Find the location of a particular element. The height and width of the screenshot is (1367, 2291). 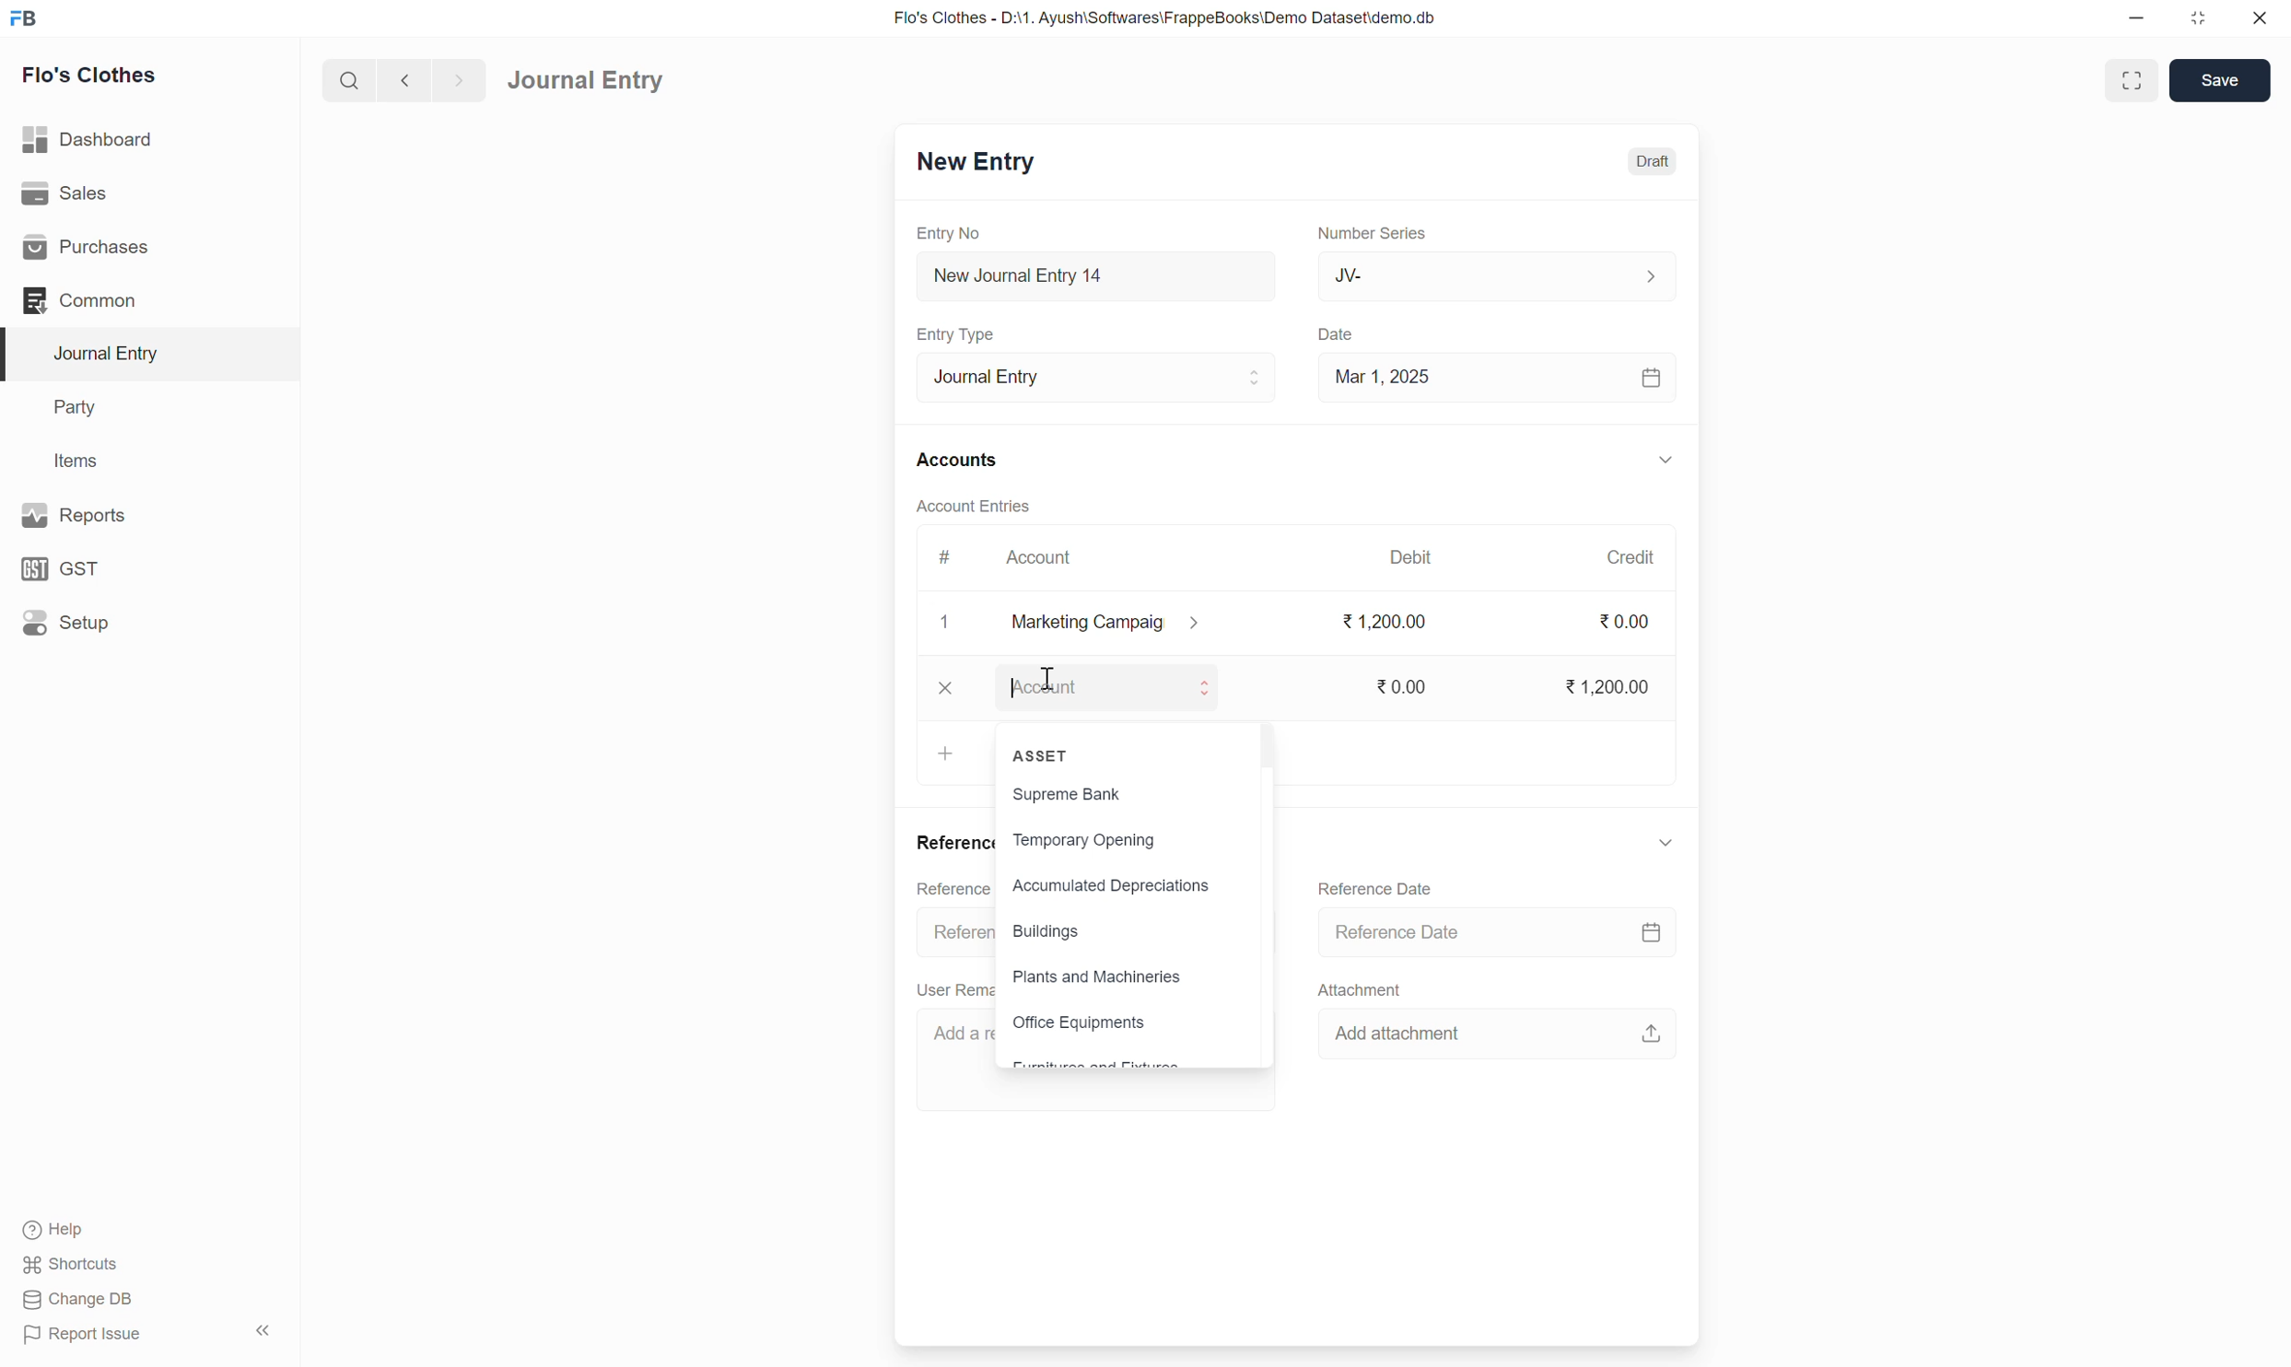

JV- is located at coordinates (1498, 275).